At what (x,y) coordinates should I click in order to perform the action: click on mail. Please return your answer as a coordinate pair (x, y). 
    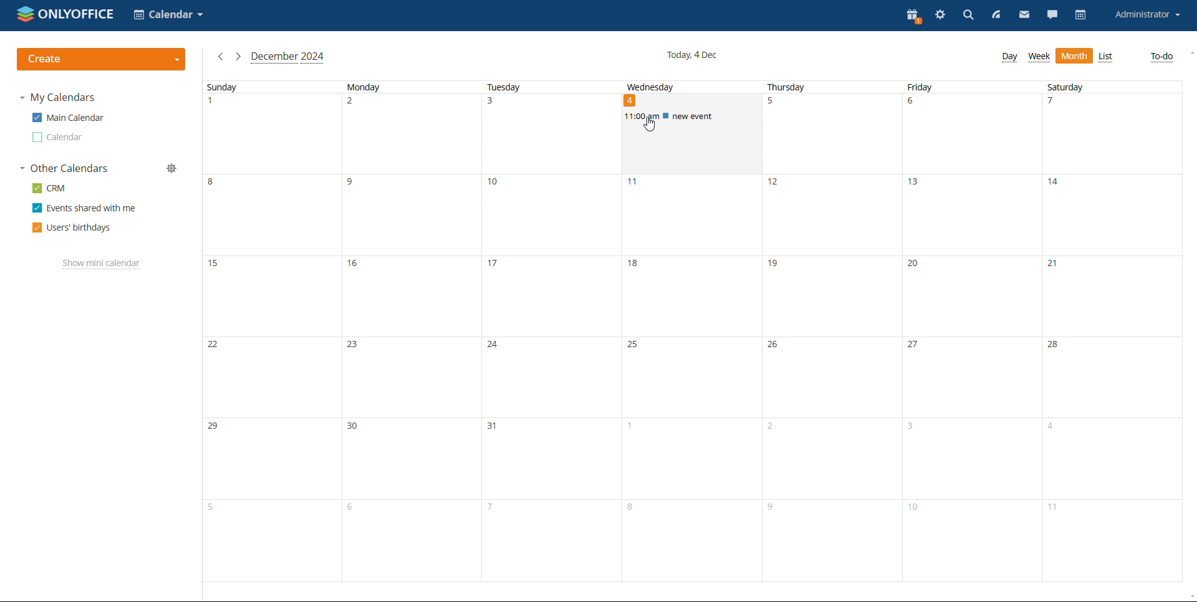
    Looking at the image, I should click on (1024, 16).